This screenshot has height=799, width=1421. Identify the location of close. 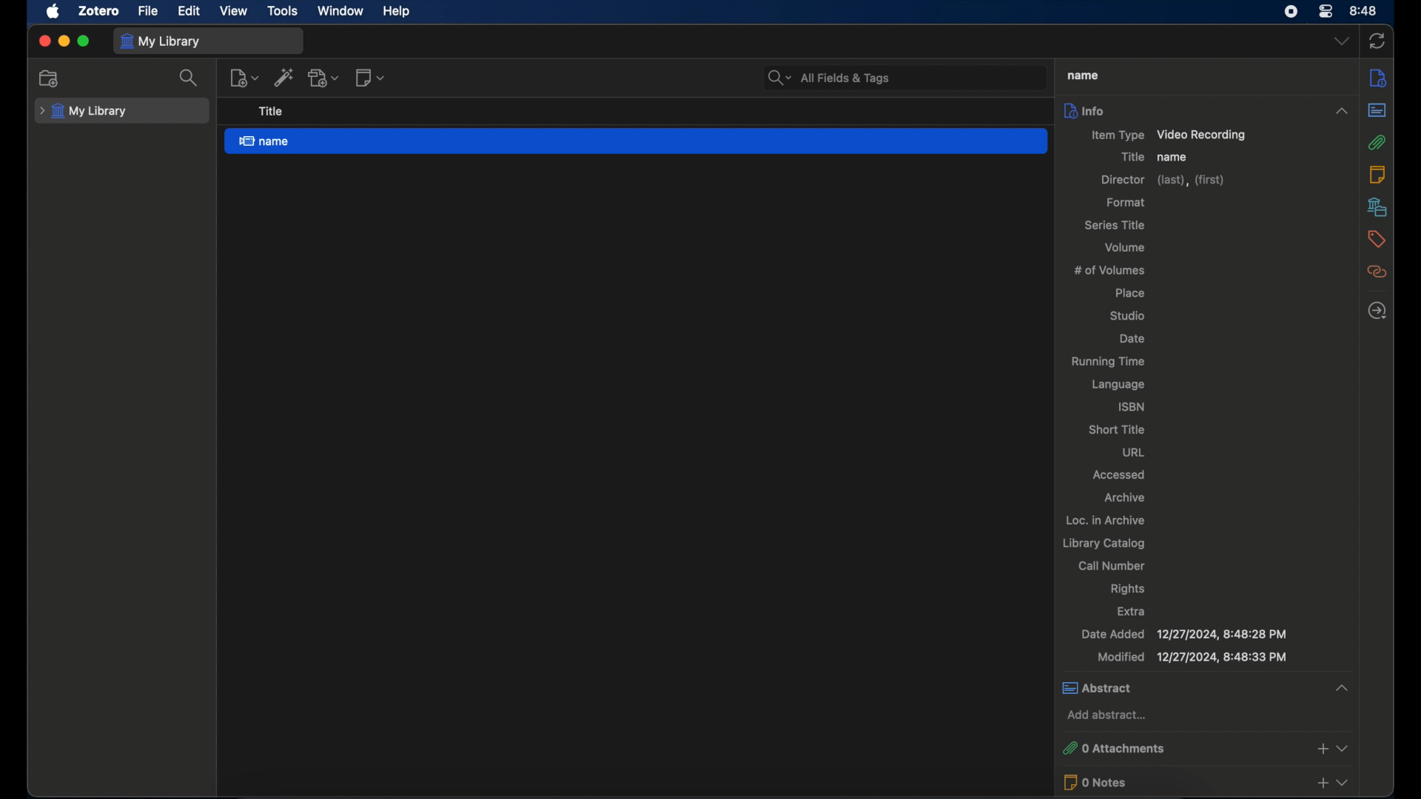
(44, 40).